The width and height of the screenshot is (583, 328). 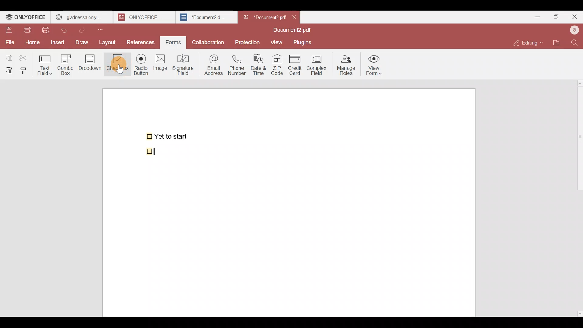 What do you see at coordinates (48, 30) in the screenshot?
I see `Quick print` at bounding box center [48, 30].